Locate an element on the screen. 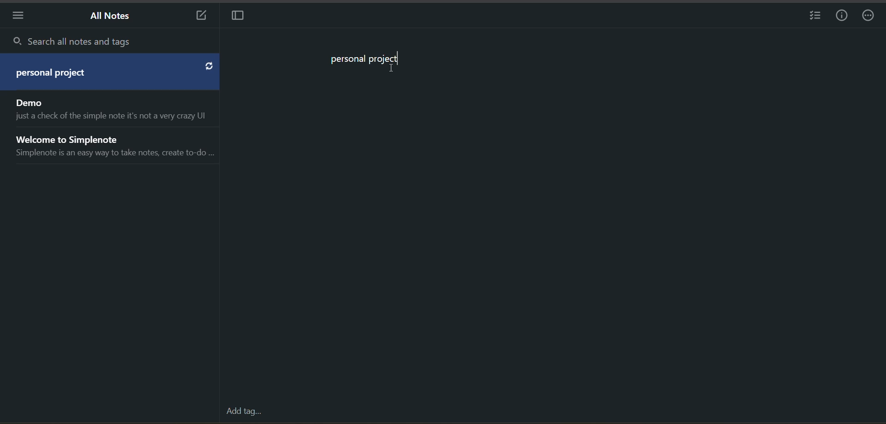  actions is located at coordinates (870, 17).